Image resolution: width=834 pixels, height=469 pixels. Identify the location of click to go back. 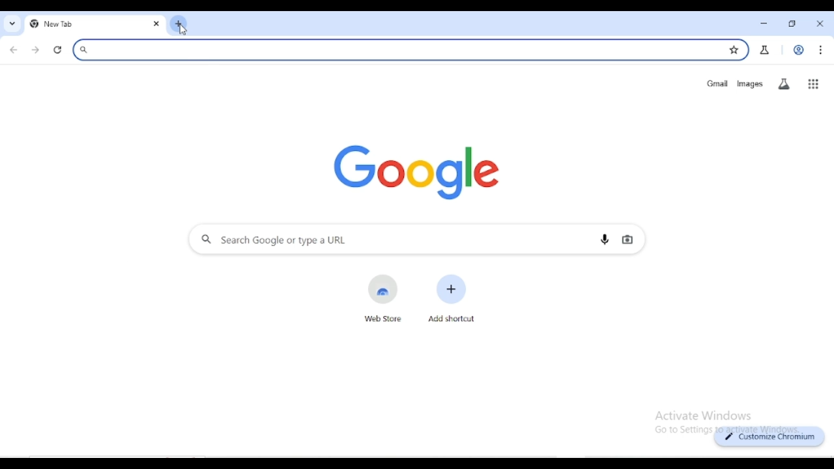
(14, 50).